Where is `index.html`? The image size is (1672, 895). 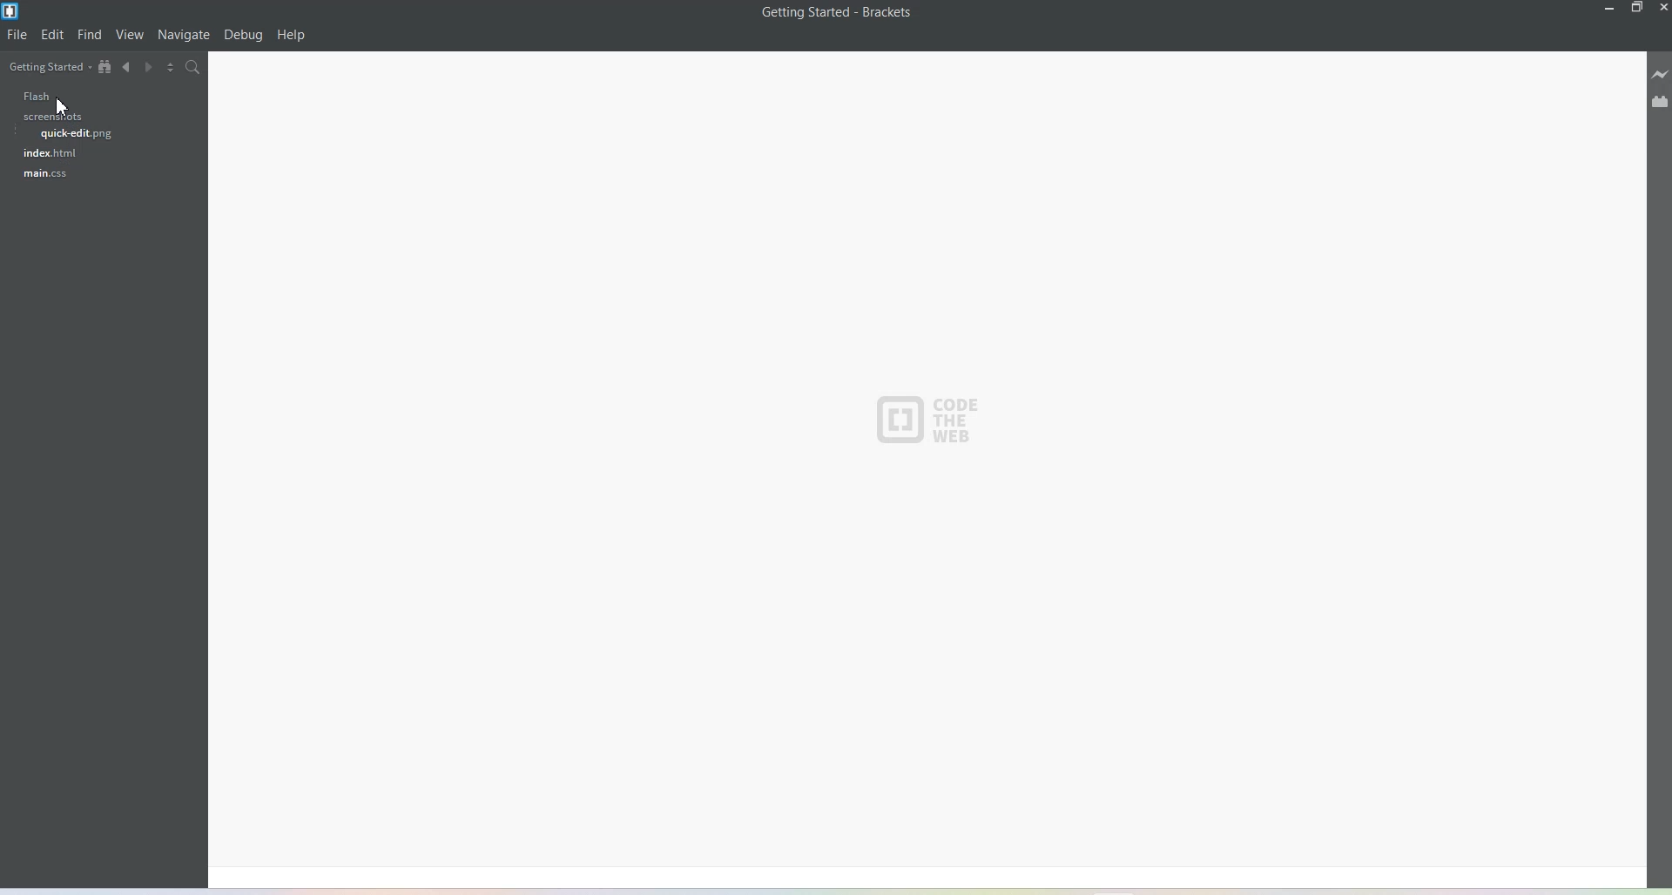
index.html is located at coordinates (46, 155).